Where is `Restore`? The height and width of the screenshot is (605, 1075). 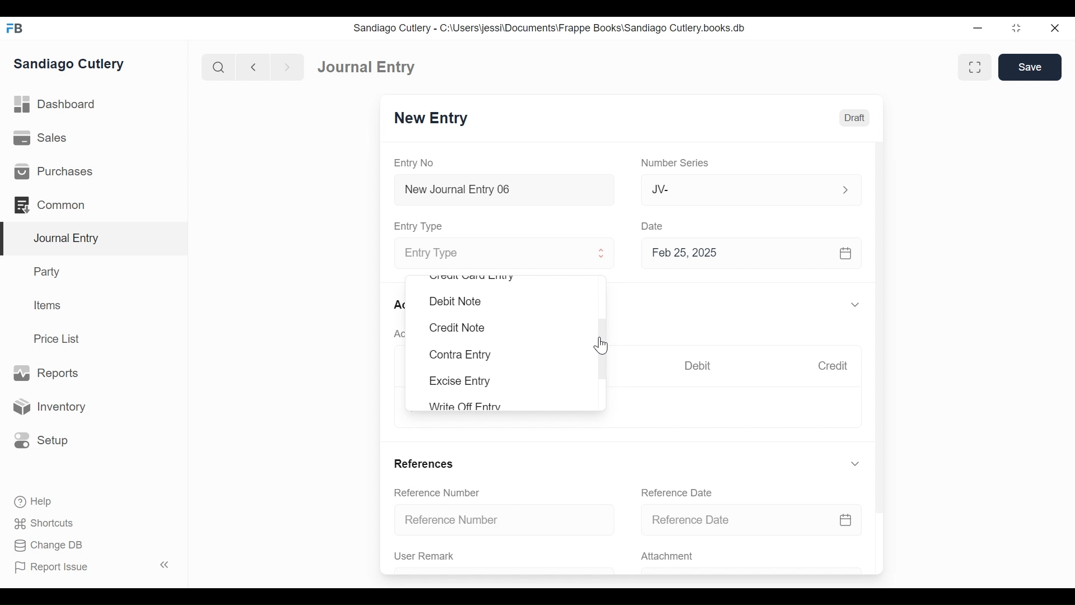
Restore is located at coordinates (1018, 27).